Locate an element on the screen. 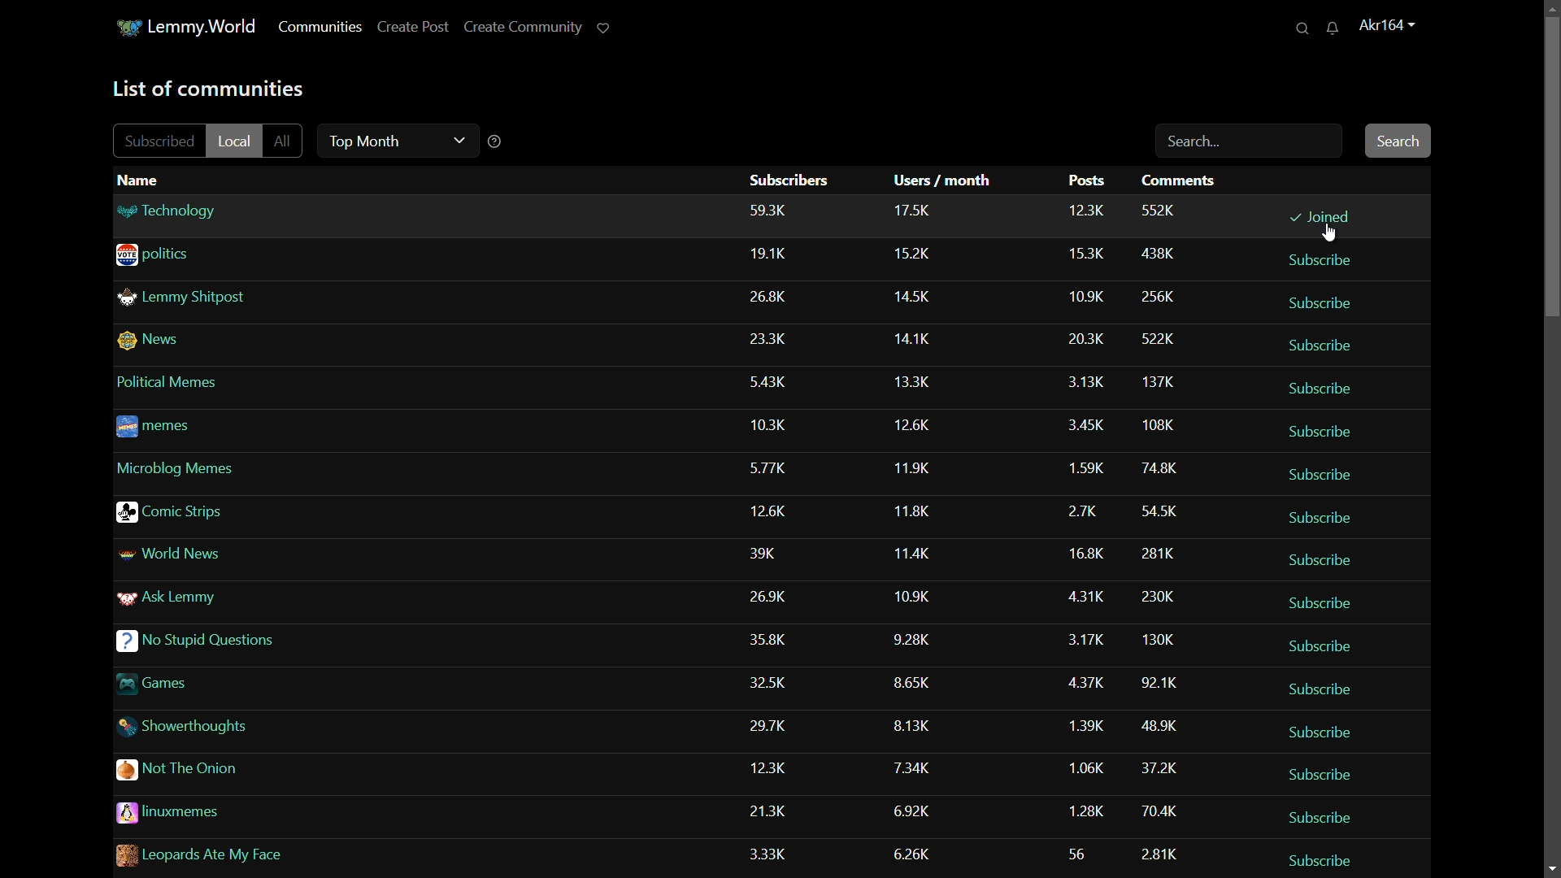  subscribers is located at coordinates (767, 211).